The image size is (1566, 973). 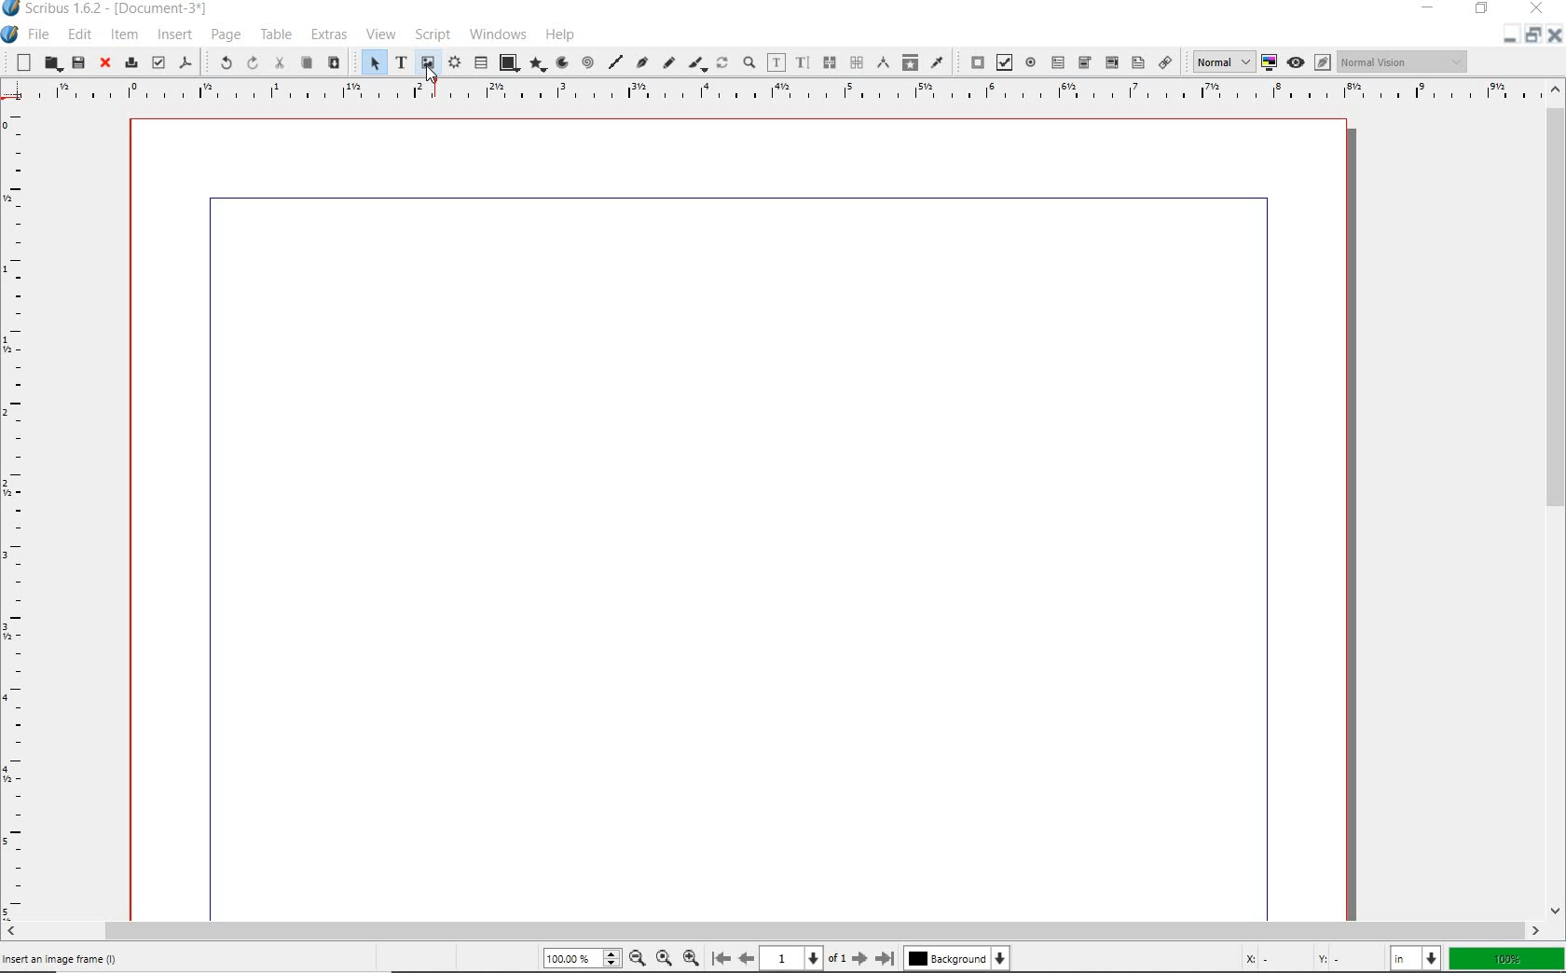 I want to click on restore, so click(x=1532, y=39).